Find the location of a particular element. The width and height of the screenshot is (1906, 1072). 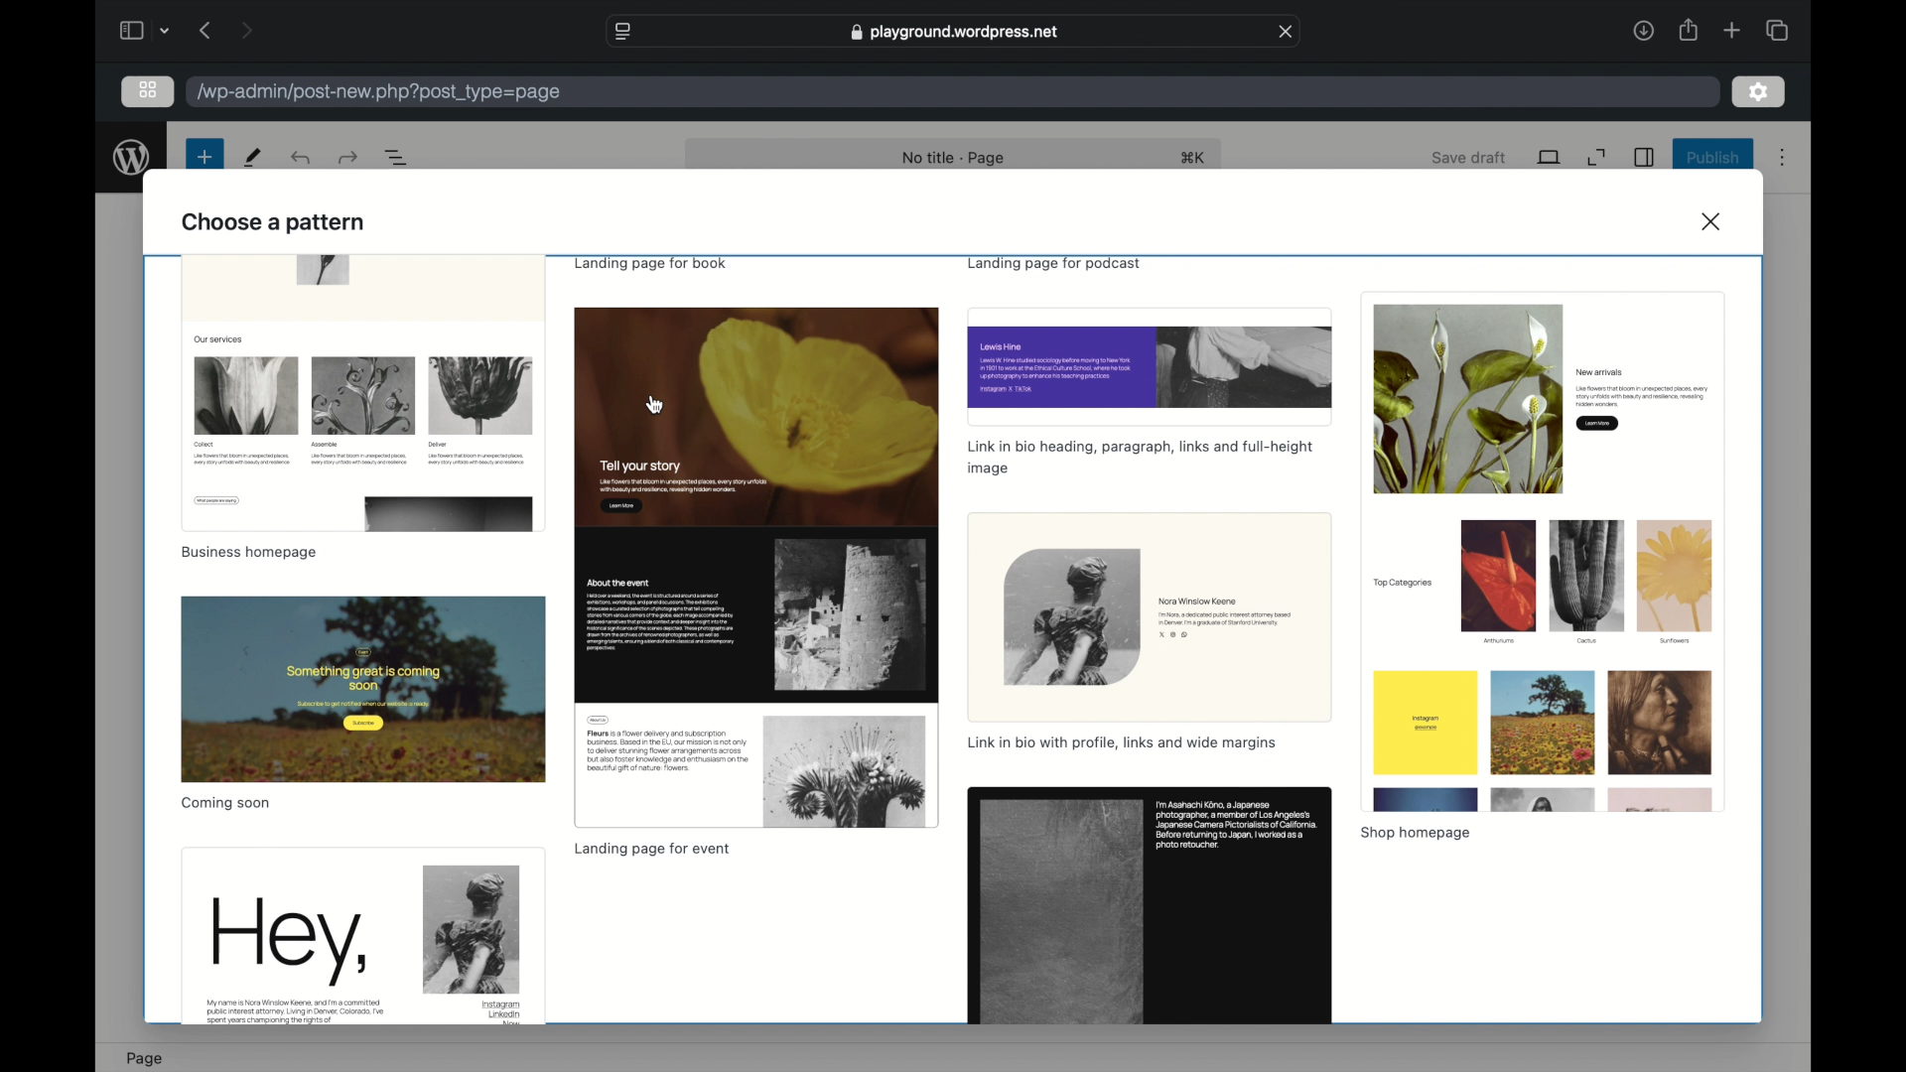

preview is located at coordinates (1150, 366).